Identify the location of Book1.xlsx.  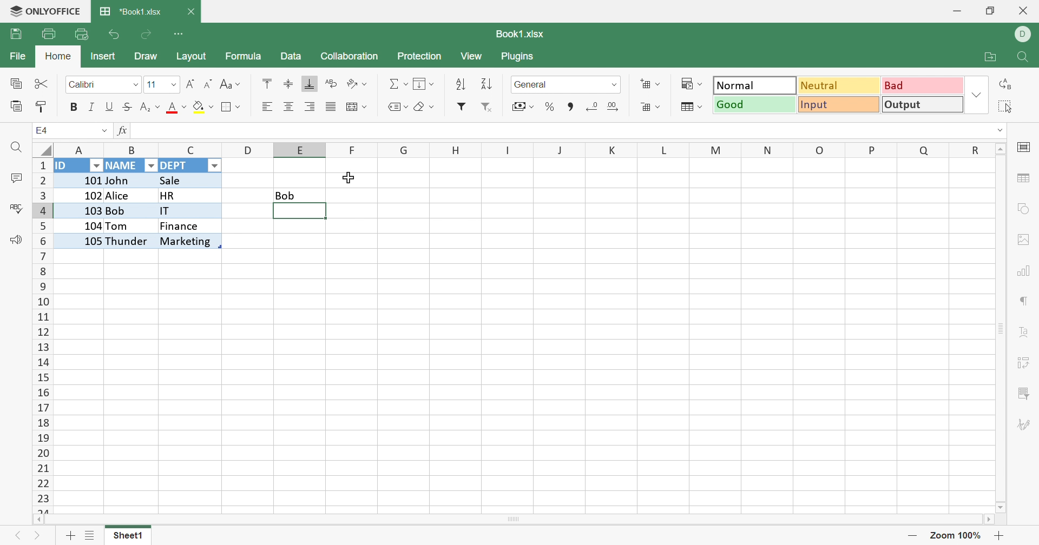
(525, 35).